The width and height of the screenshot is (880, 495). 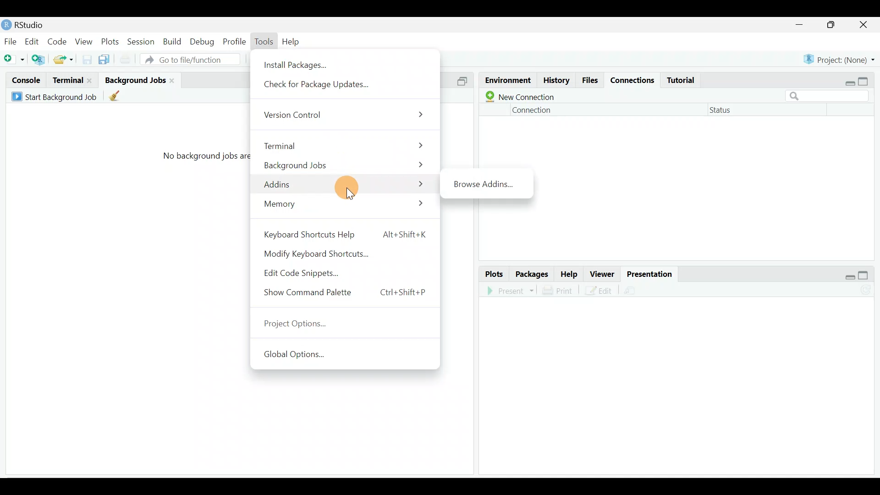 I want to click on Session, so click(x=143, y=42).